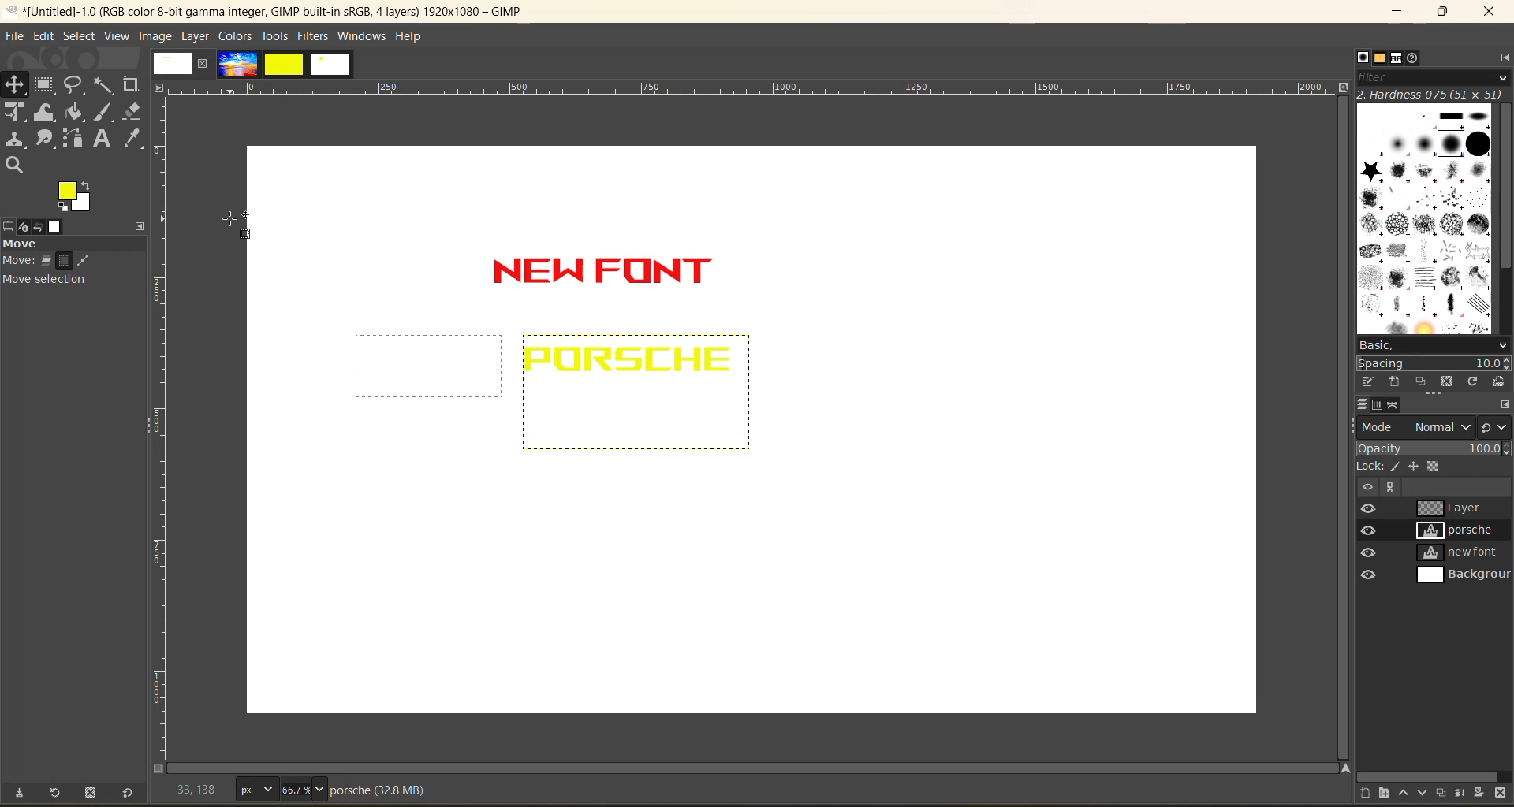  I want to click on position, so click(15, 85).